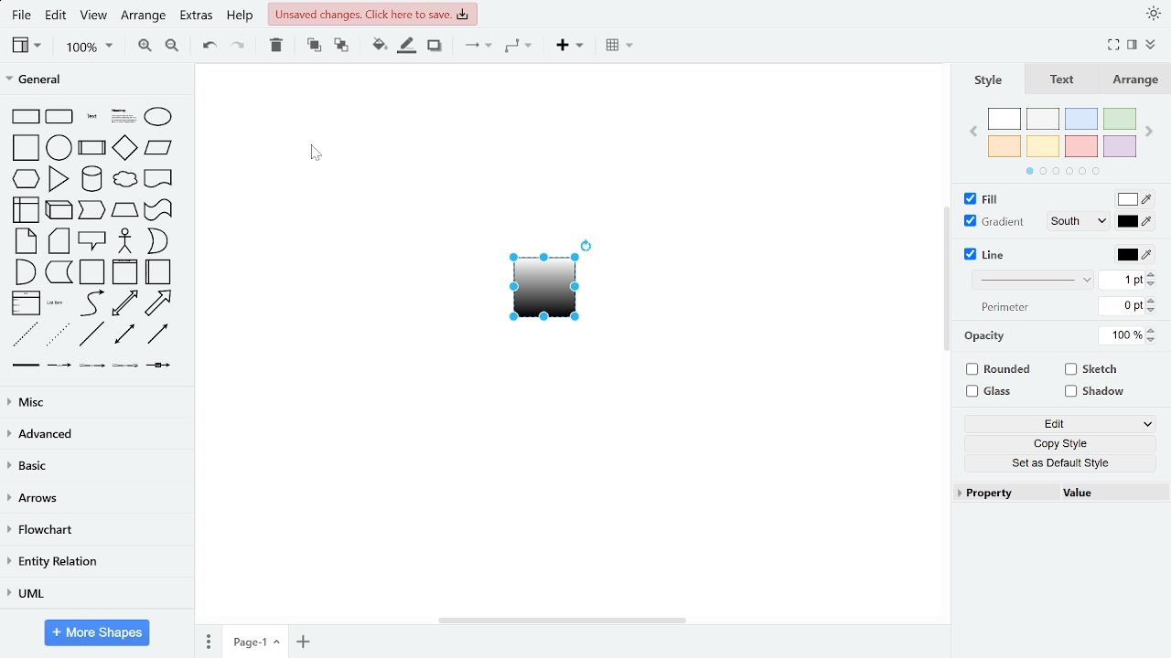 The height and width of the screenshot is (658, 1171). What do you see at coordinates (1081, 222) in the screenshot?
I see `south` at bounding box center [1081, 222].